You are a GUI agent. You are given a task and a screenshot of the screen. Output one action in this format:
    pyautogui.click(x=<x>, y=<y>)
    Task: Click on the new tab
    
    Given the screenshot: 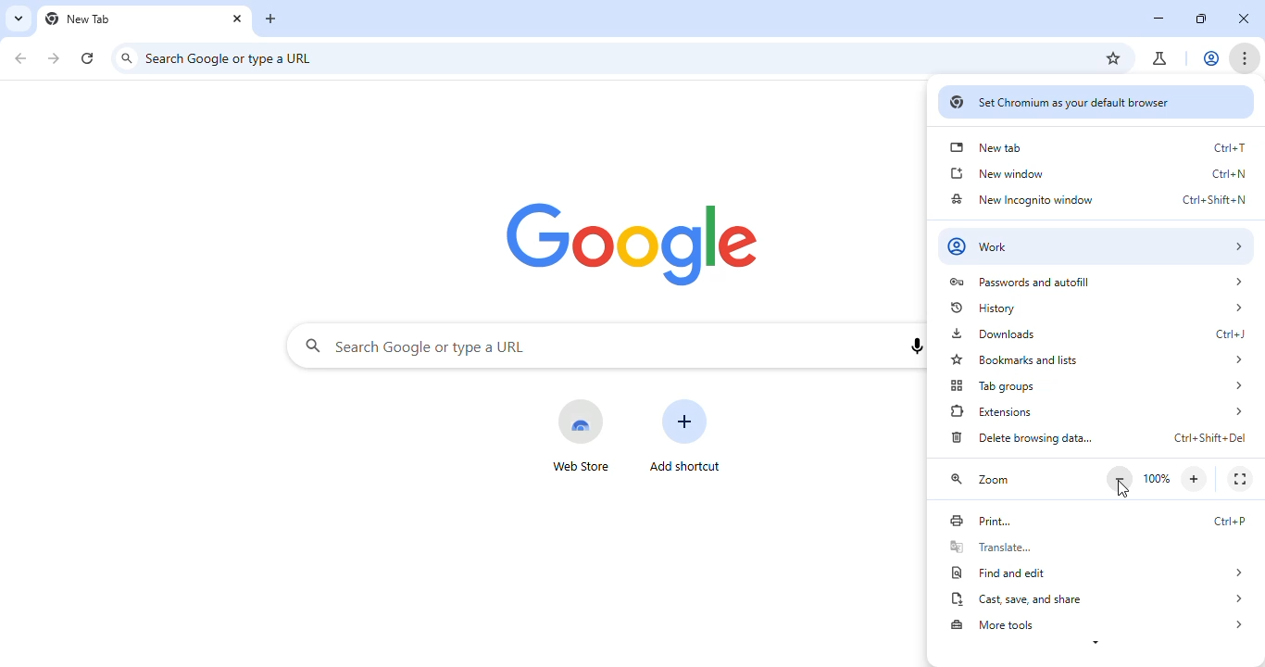 What is the action you would take?
    pyautogui.click(x=1098, y=147)
    